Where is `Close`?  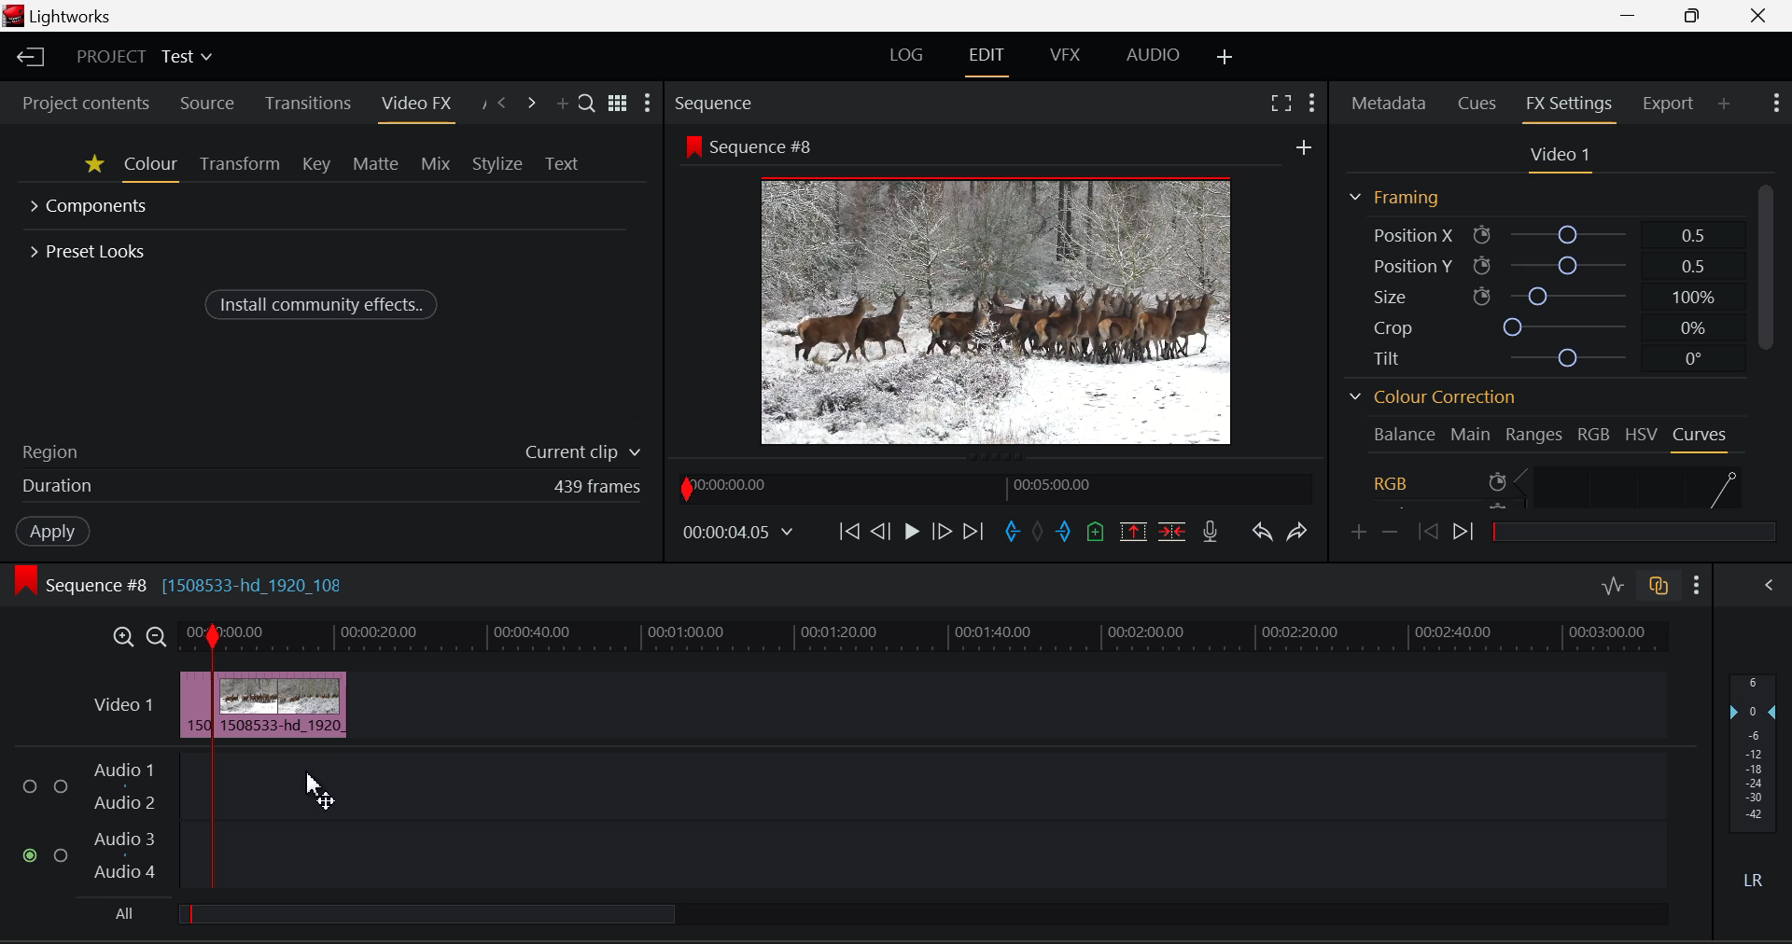 Close is located at coordinates (1759, 16).